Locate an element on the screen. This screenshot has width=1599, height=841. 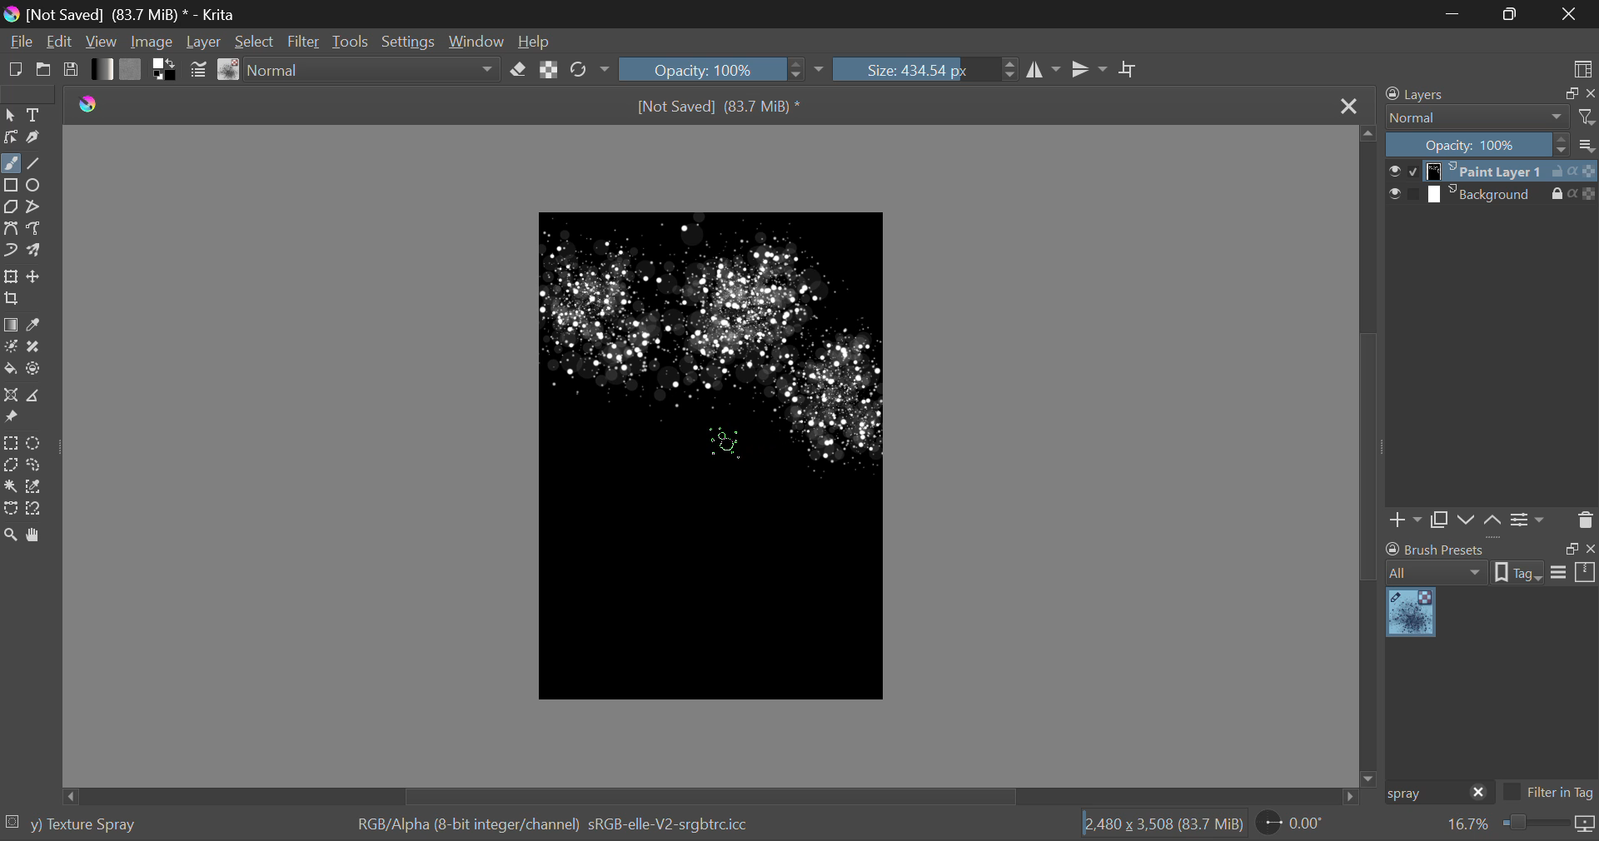
more is located at coordinates (1587, 144).